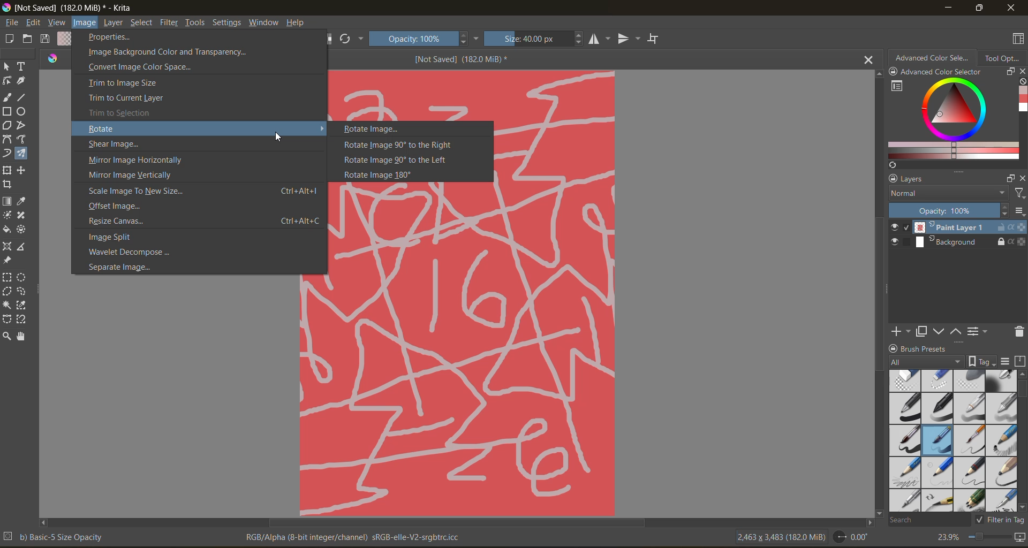 The height and width of the screenshot is (548, 1028). What do you see at coordinates (322, 127) in the screenshot?
I see `Arrow` at bounding box center [322, 127].